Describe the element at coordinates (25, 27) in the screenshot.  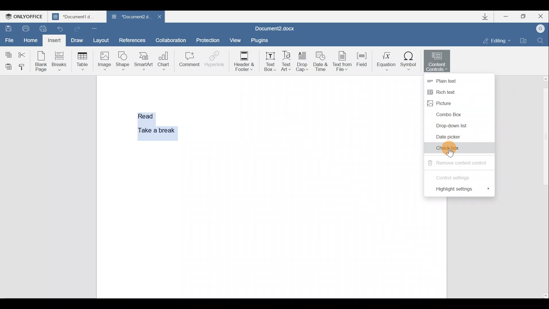
I see `Print file` at that location.